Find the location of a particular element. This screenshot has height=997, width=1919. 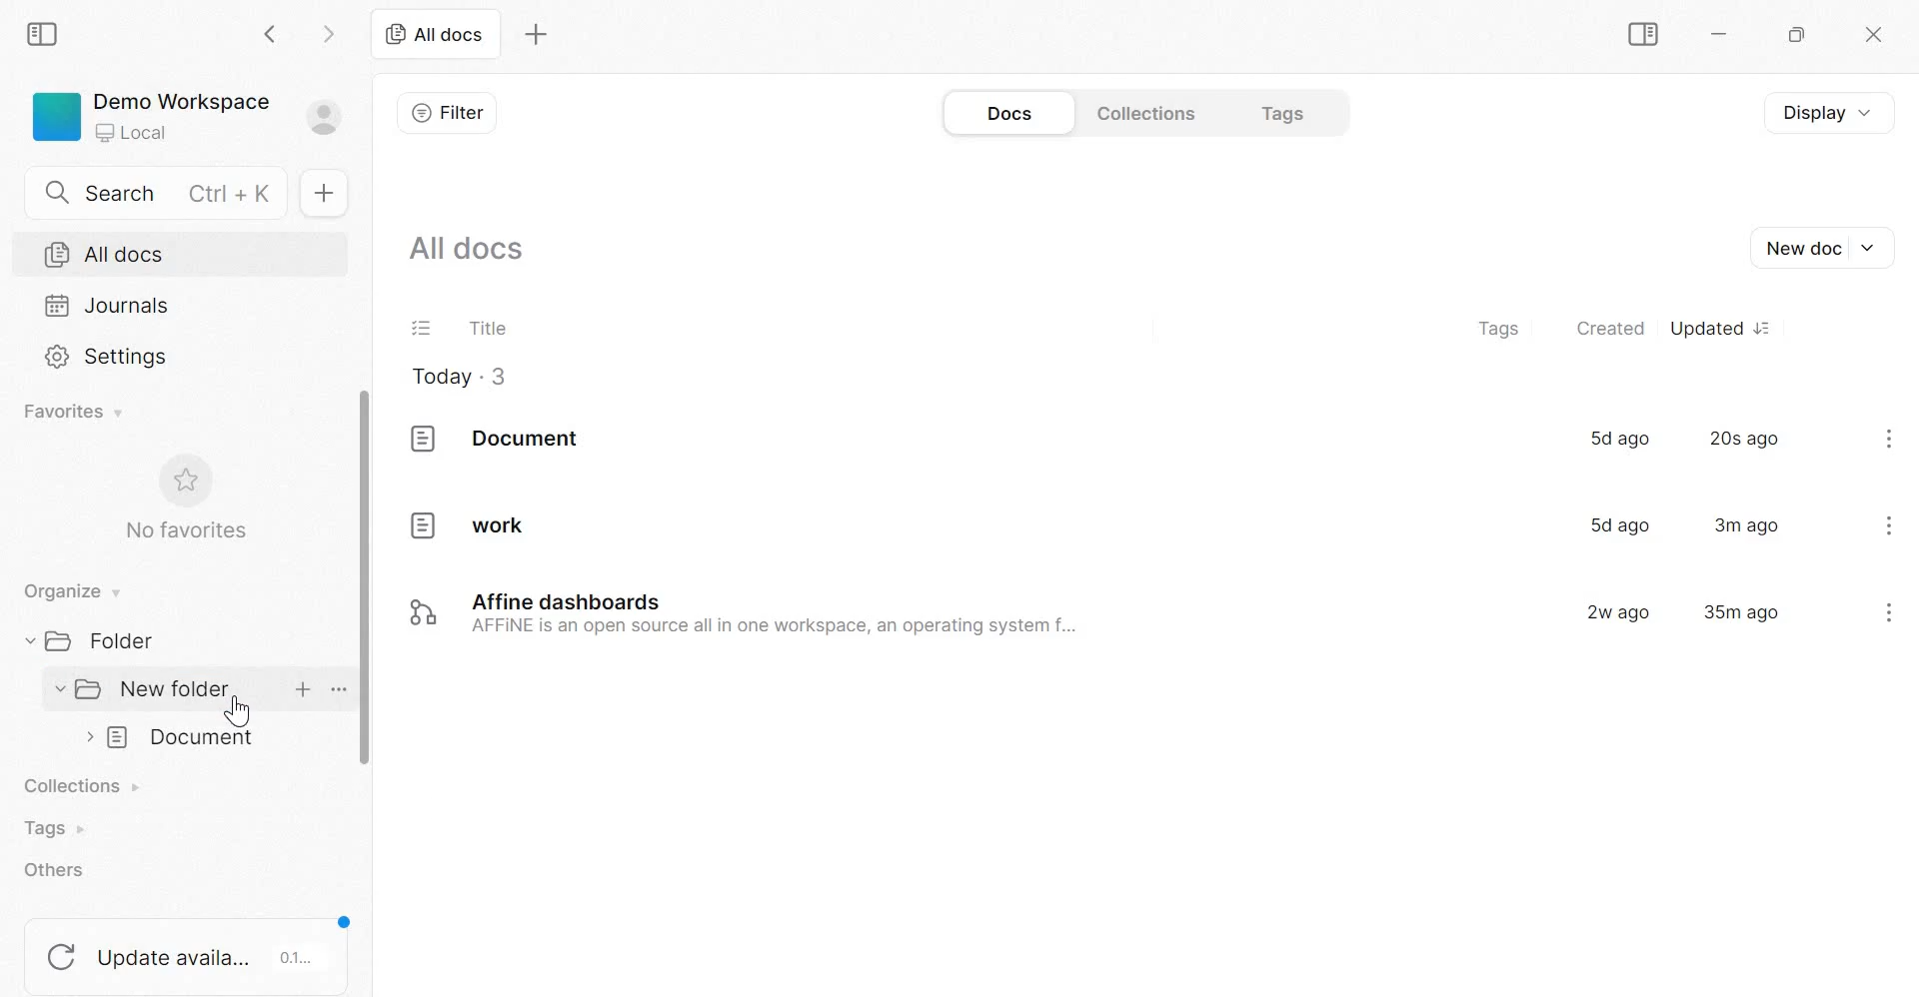

Minimize is located at coordinates (1718, 34).